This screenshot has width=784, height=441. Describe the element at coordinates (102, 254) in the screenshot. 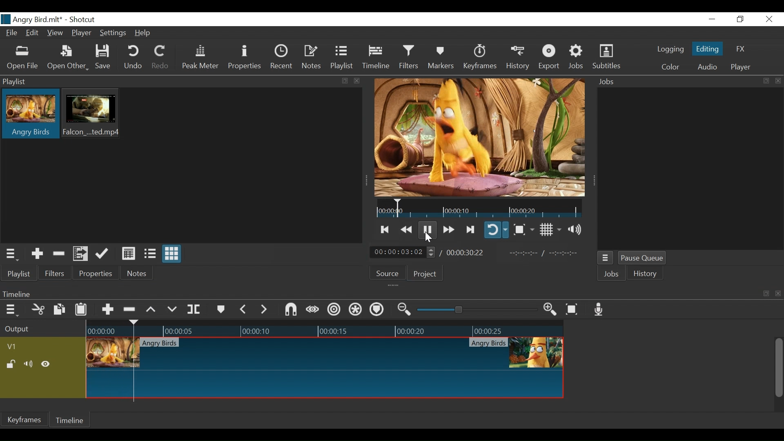

I see `Update` at that location.